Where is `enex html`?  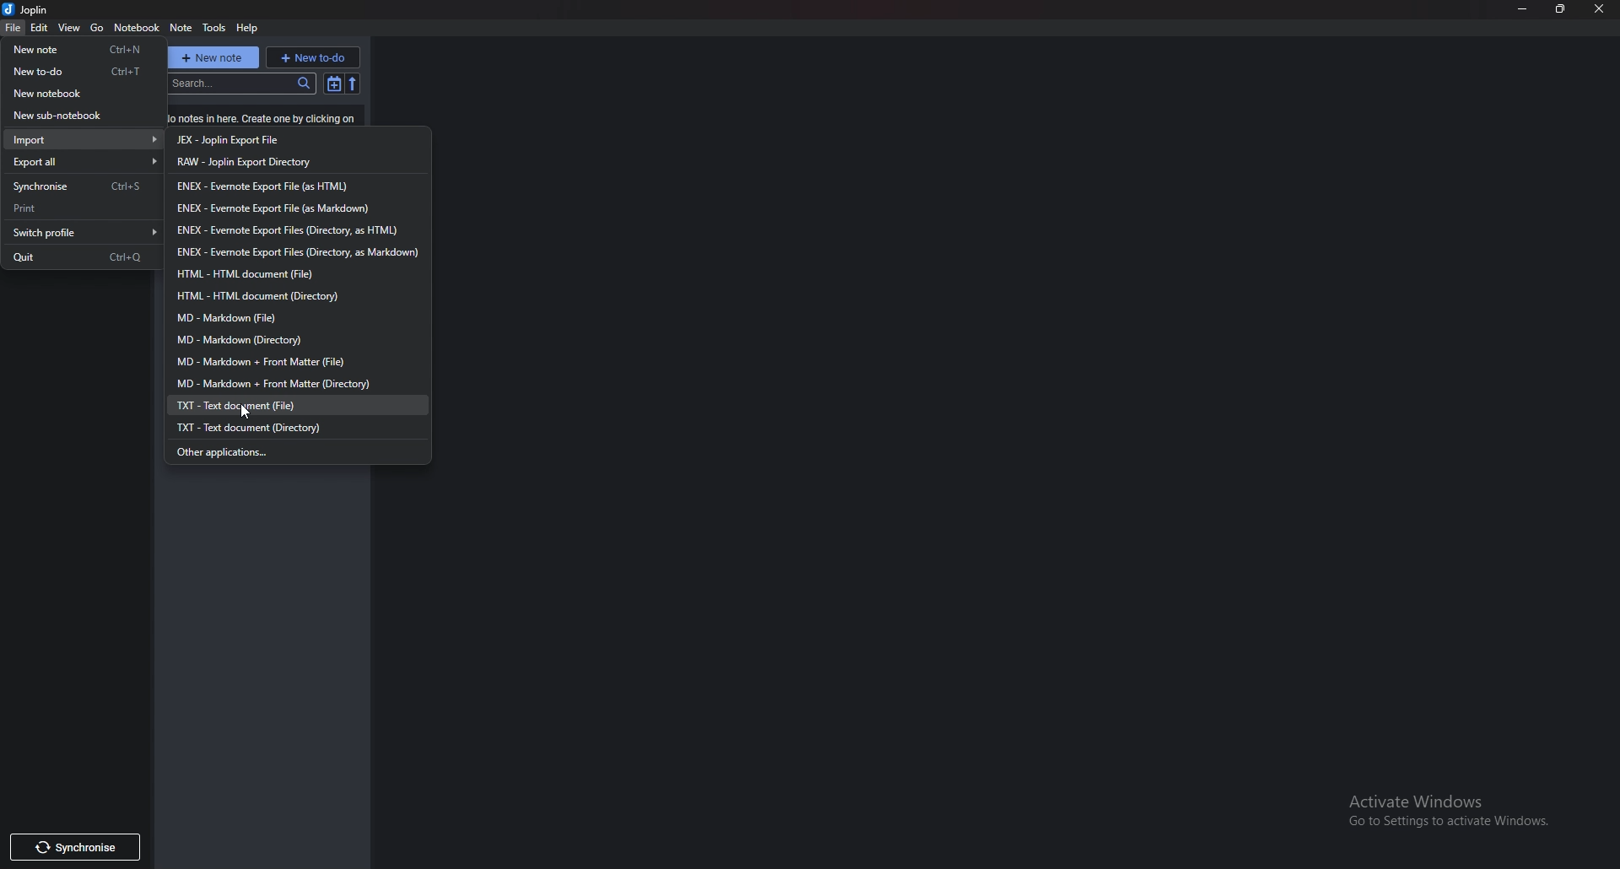
enex html is located at coordinates (262, 186).